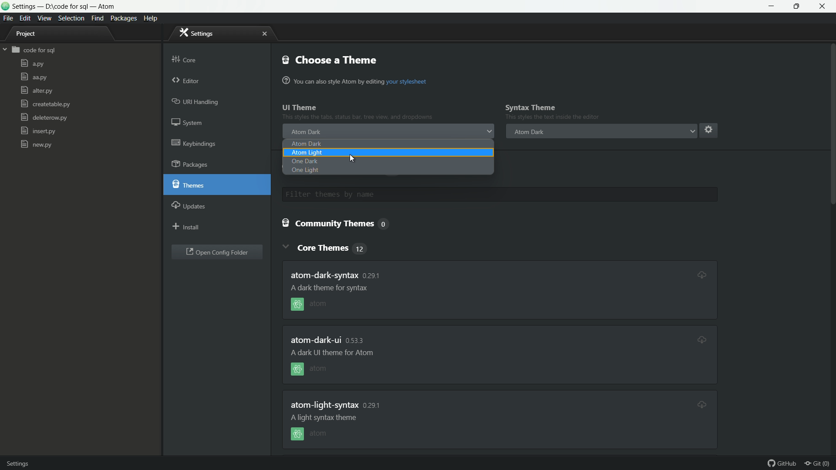 The width and height of the screenshot is (836, 470). Describe the element at coordinates (7, 18) in the screenshot. I see `file menu` at that location.